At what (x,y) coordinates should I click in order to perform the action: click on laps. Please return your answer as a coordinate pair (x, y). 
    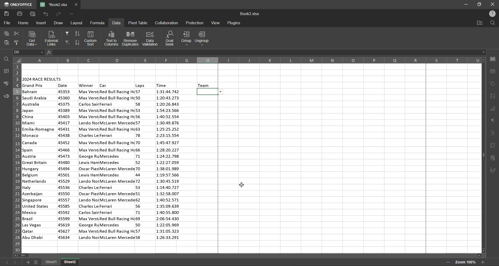
    Looking at the image, I should click on (139, 165).